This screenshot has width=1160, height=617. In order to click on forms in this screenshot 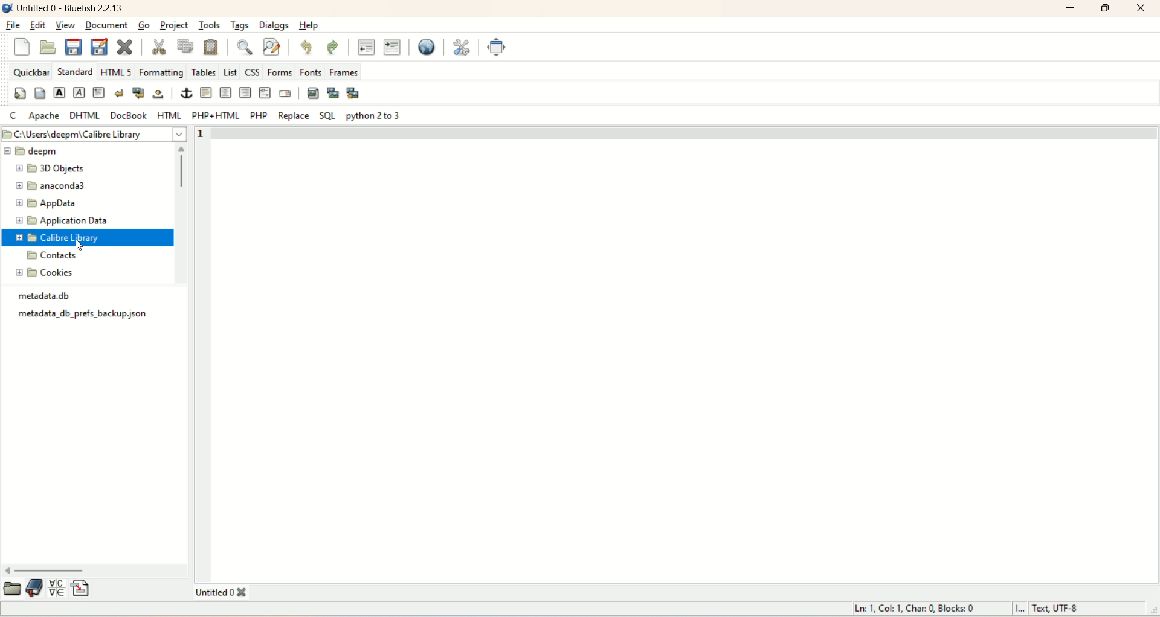, I will do `click(281, 72)`.